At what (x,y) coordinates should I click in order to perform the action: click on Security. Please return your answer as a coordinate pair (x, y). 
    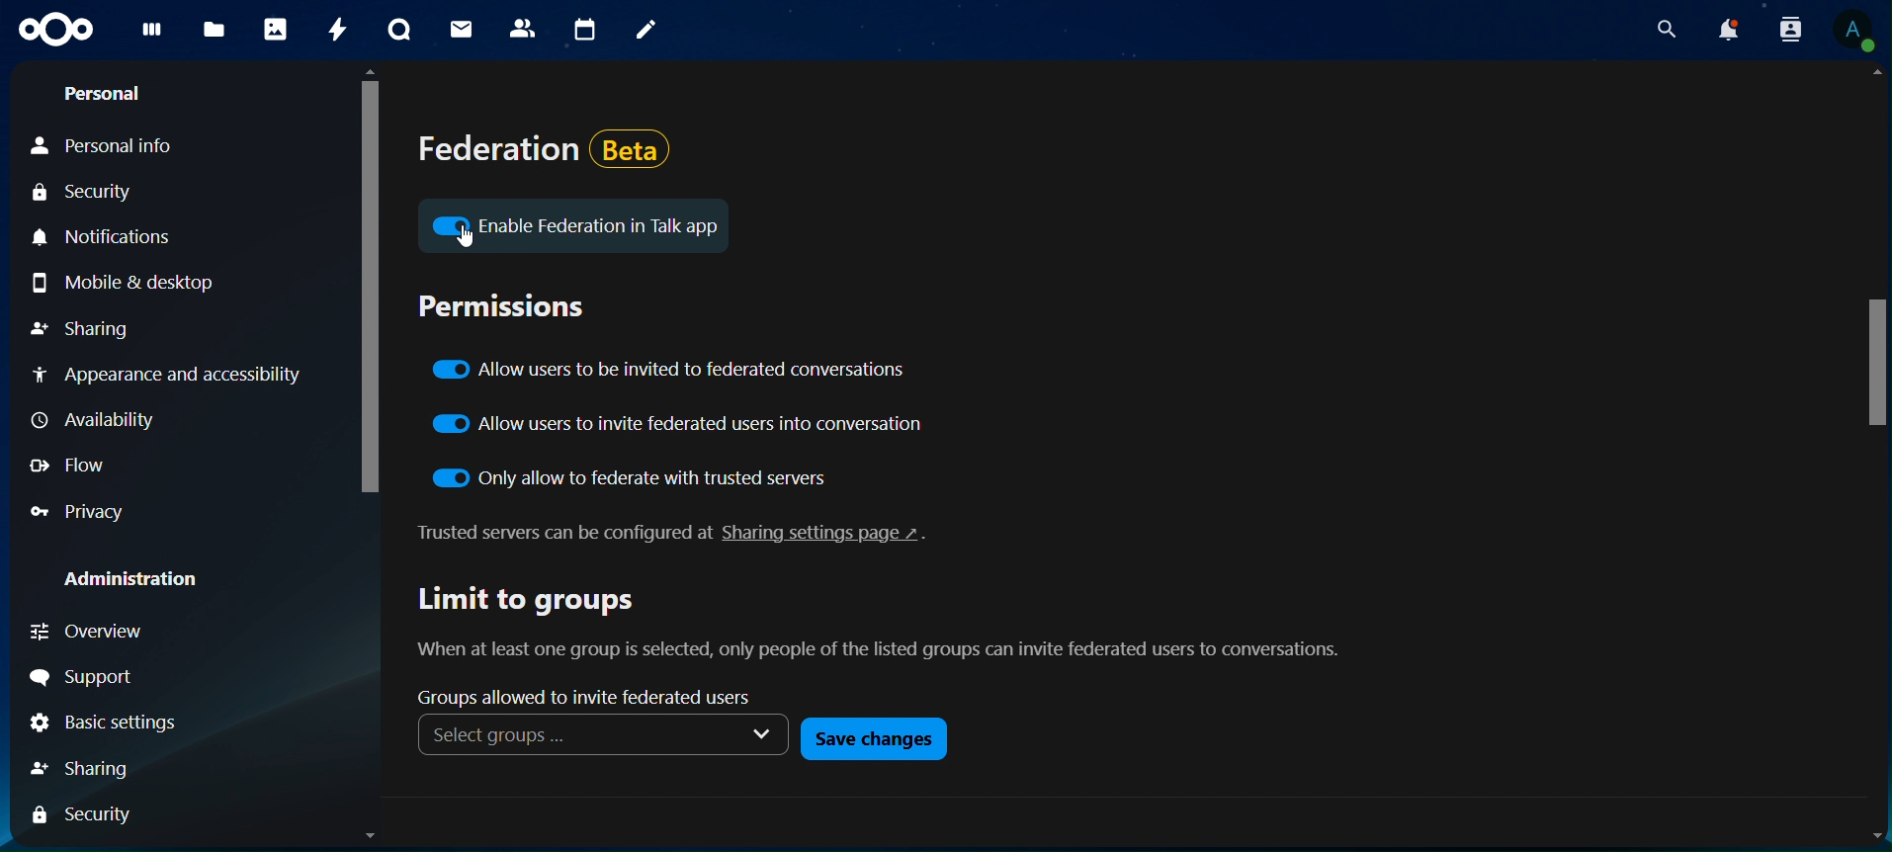
    Looking at the image, I should click on (83, 818).